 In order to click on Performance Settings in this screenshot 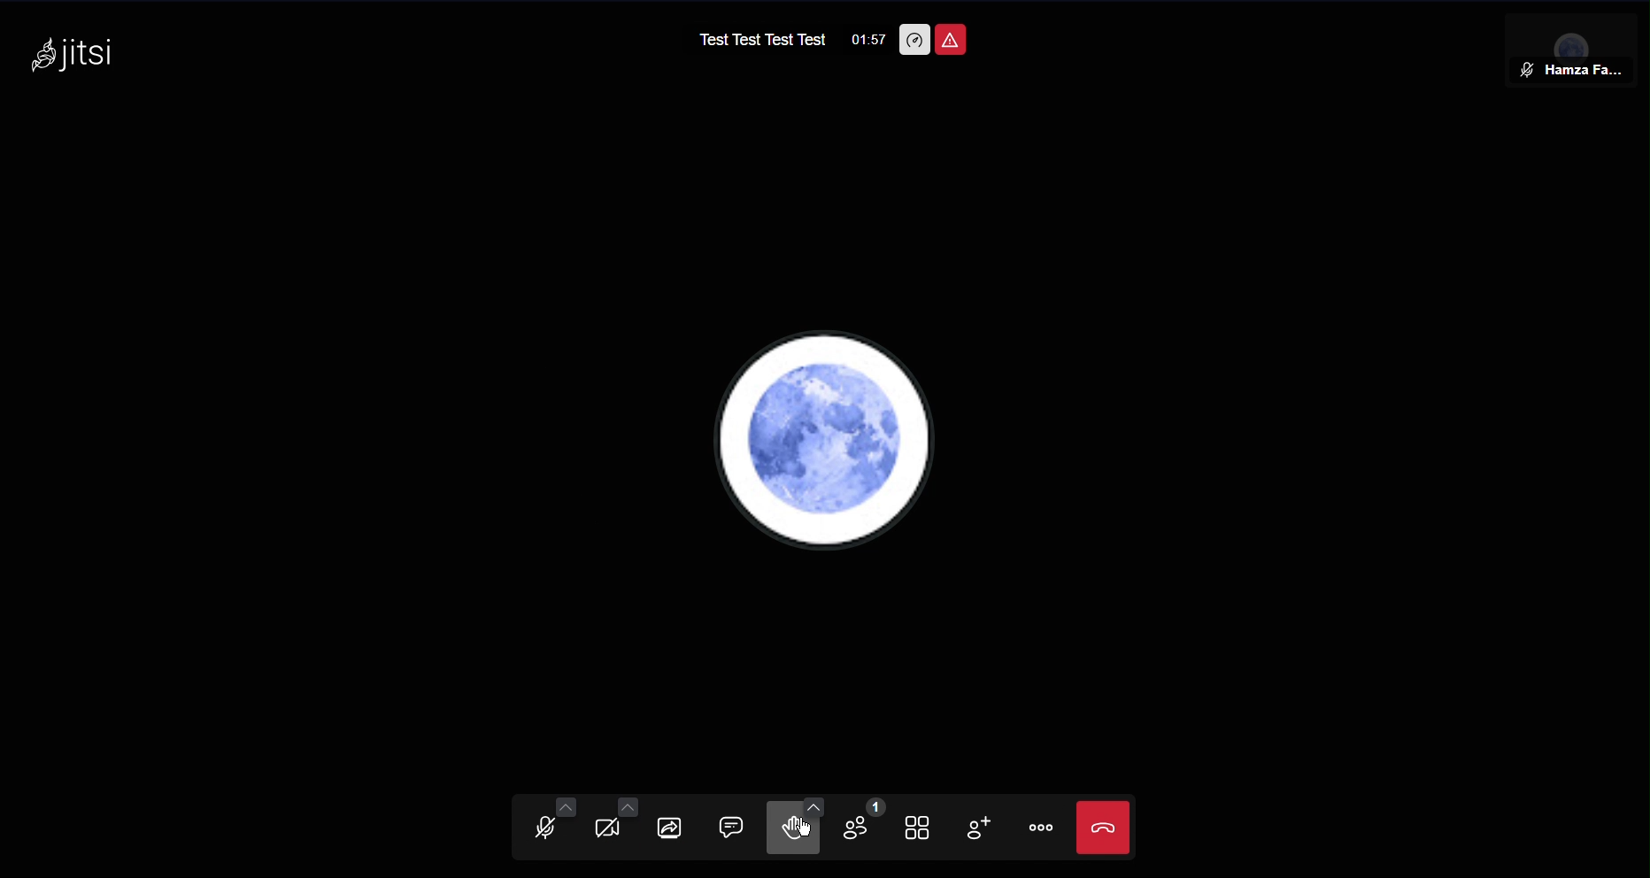, I will do `click(915, 38)`.